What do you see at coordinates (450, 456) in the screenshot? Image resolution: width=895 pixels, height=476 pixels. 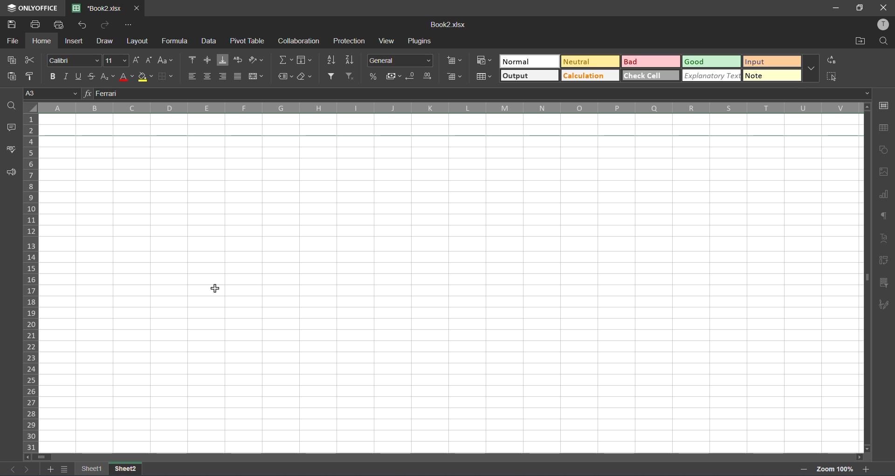 I see `Scroll bar` at bounding box center [450, 456].